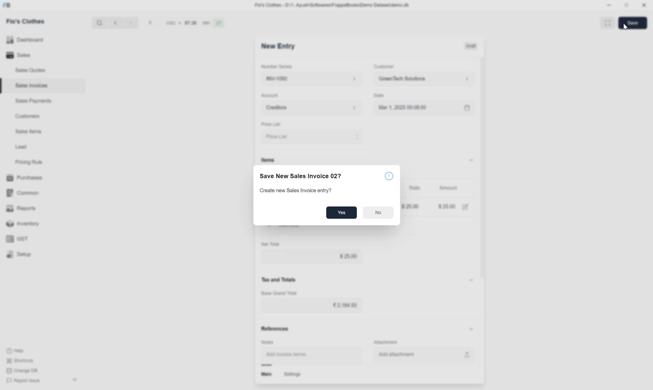 This screenshot has width=653, height=390. I want to click on Setup, so click(38, 256).